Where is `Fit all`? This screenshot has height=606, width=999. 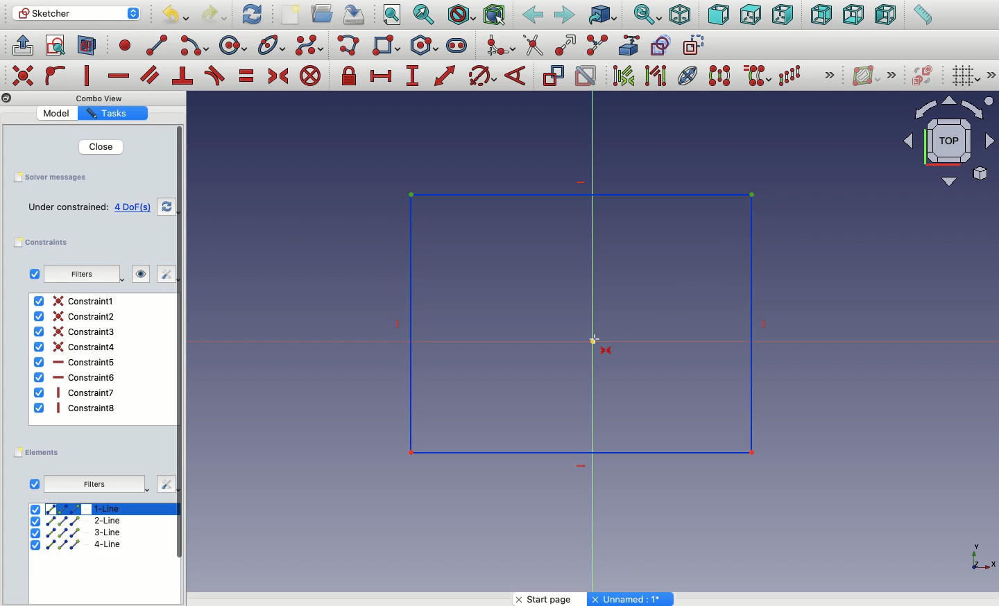
Fit all is located at coordinates (391, 16).